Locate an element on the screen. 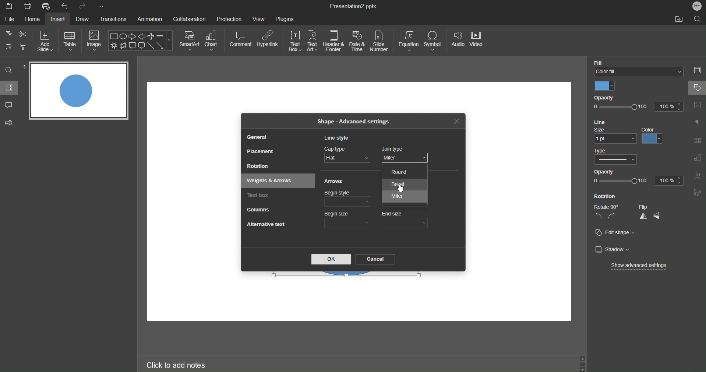 The height and width of the screenshot is (372, 706). Equation is located at coordinates (409, 41).